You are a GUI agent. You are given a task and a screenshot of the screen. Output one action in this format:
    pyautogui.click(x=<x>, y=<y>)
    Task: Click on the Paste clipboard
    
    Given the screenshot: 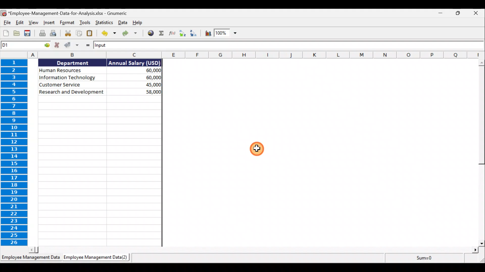 What is the action you would take?
    pyautogui.click(x=91, y=33)
    